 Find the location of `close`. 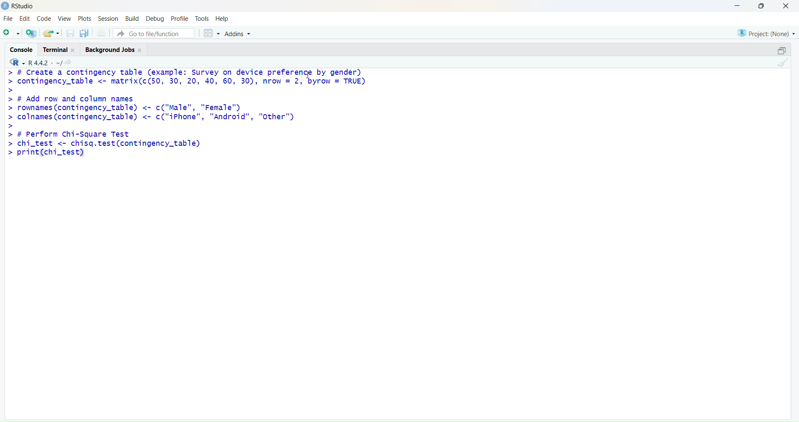

close is located at coordinates (74, 50).